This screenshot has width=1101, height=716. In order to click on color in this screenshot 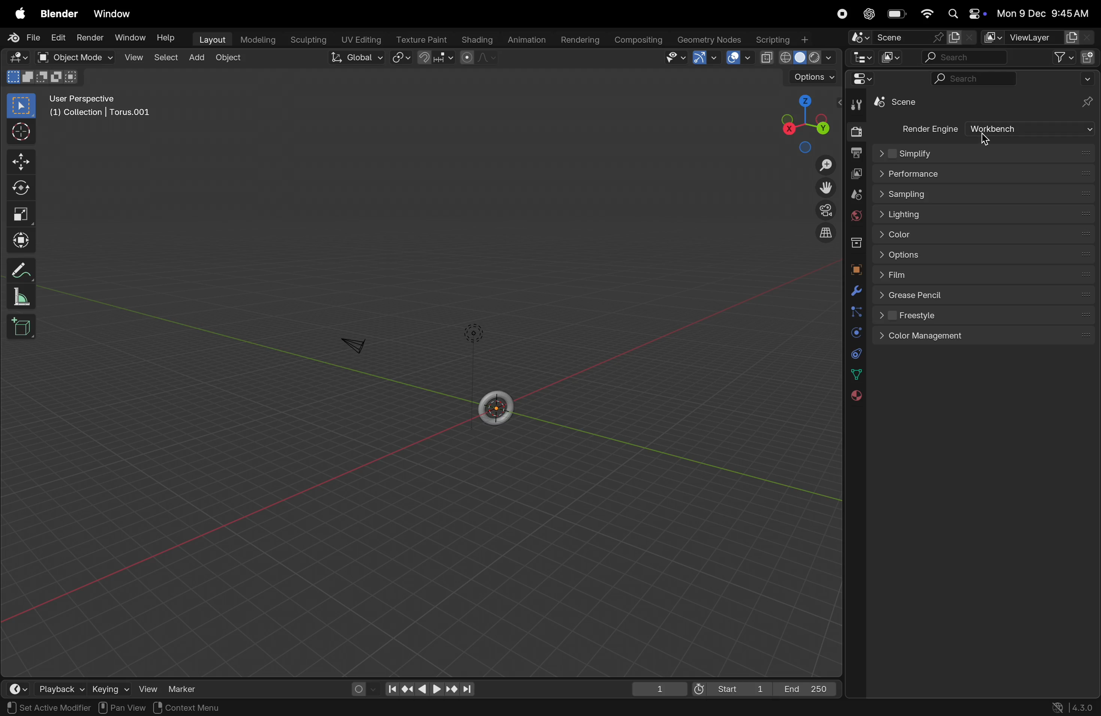, I will do `click(984, 233)`.